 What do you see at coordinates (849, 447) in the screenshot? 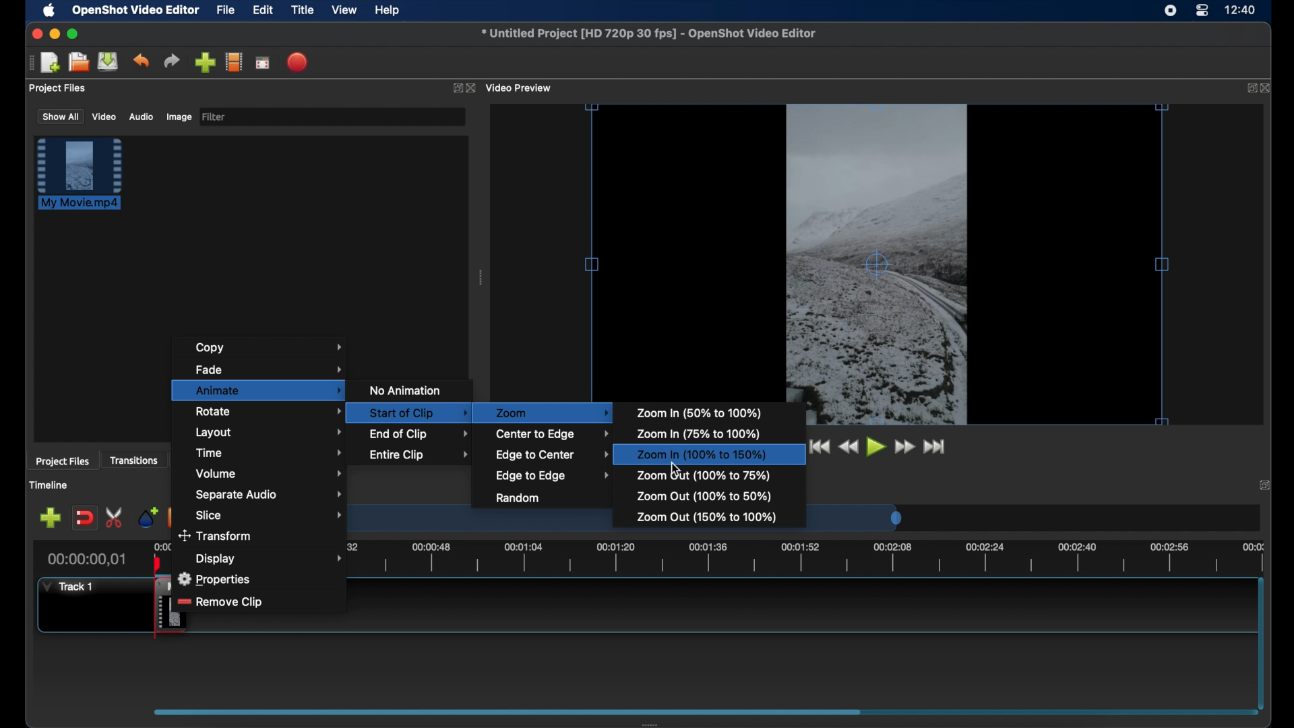
I see `rewind` at bounding box center [849, 447].